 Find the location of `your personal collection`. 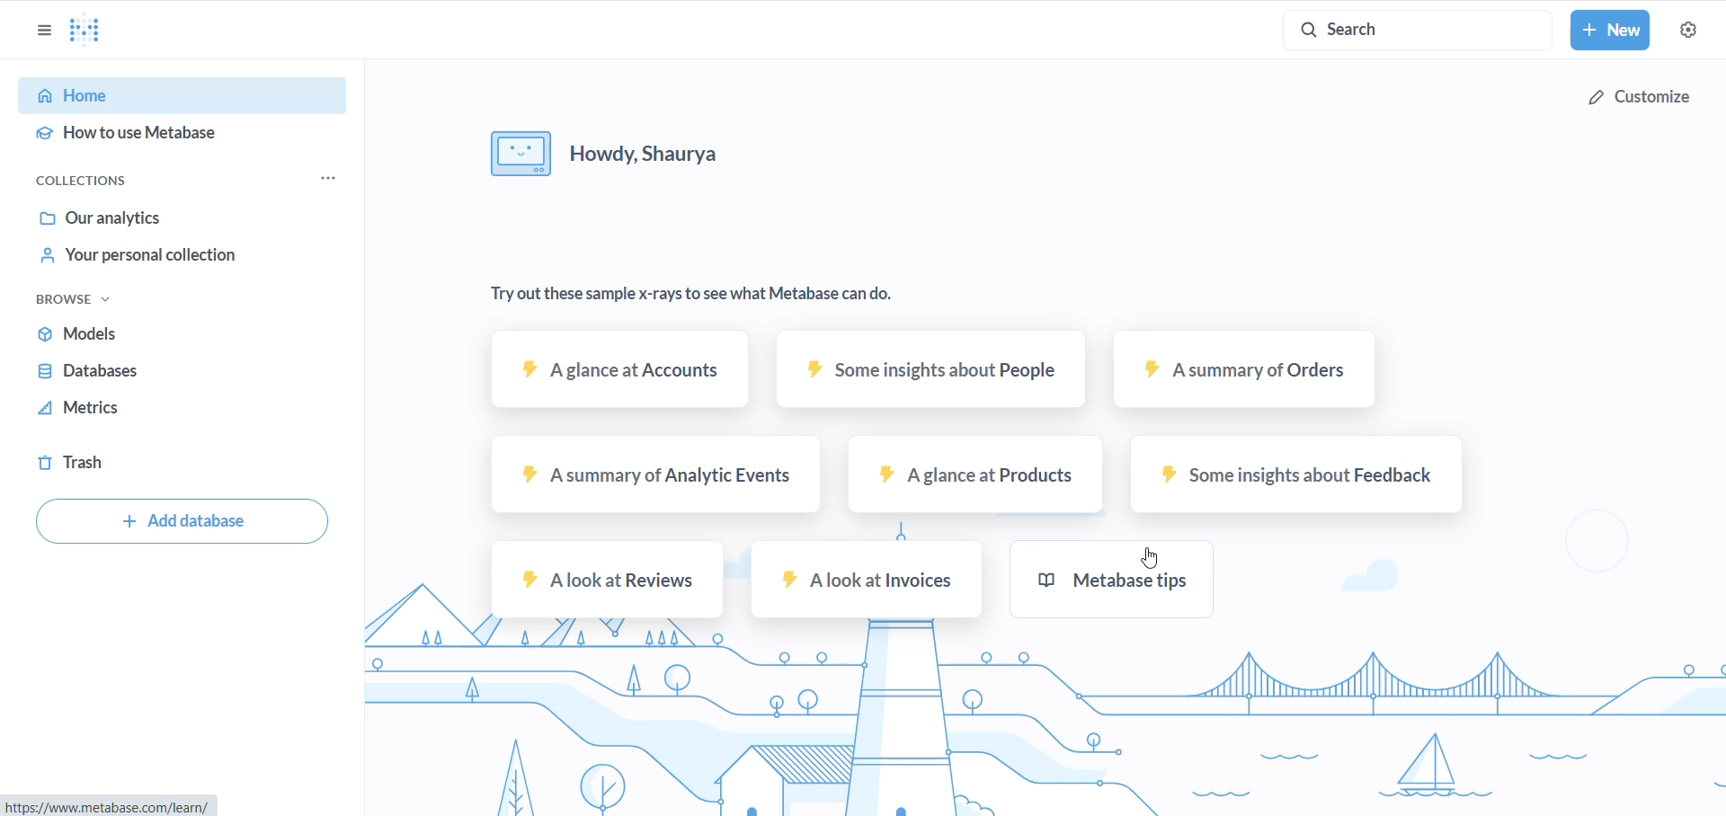

your personal collection is located at coordinates (155, 255).